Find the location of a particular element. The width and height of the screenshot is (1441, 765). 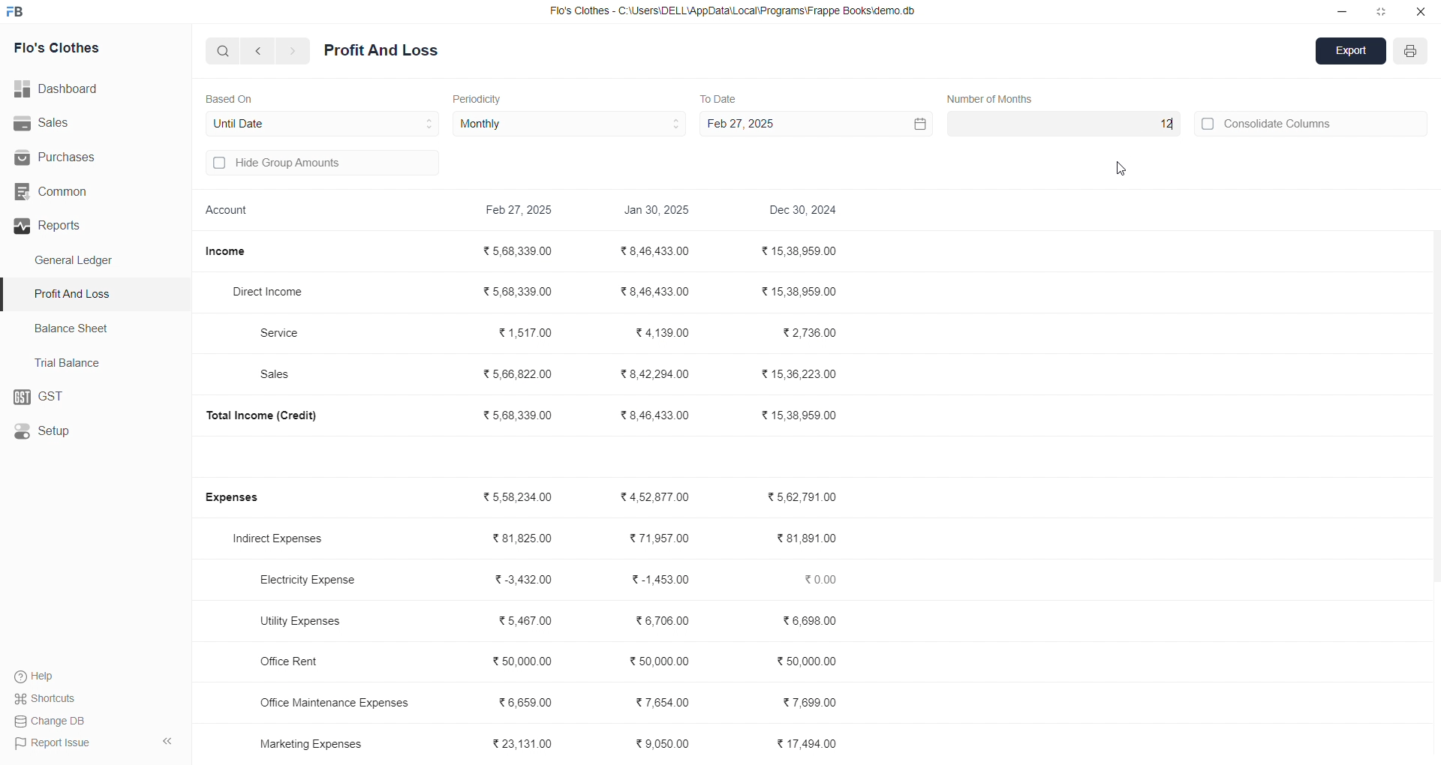

₹15,38,959.00 is located at coordinates (804, 292).